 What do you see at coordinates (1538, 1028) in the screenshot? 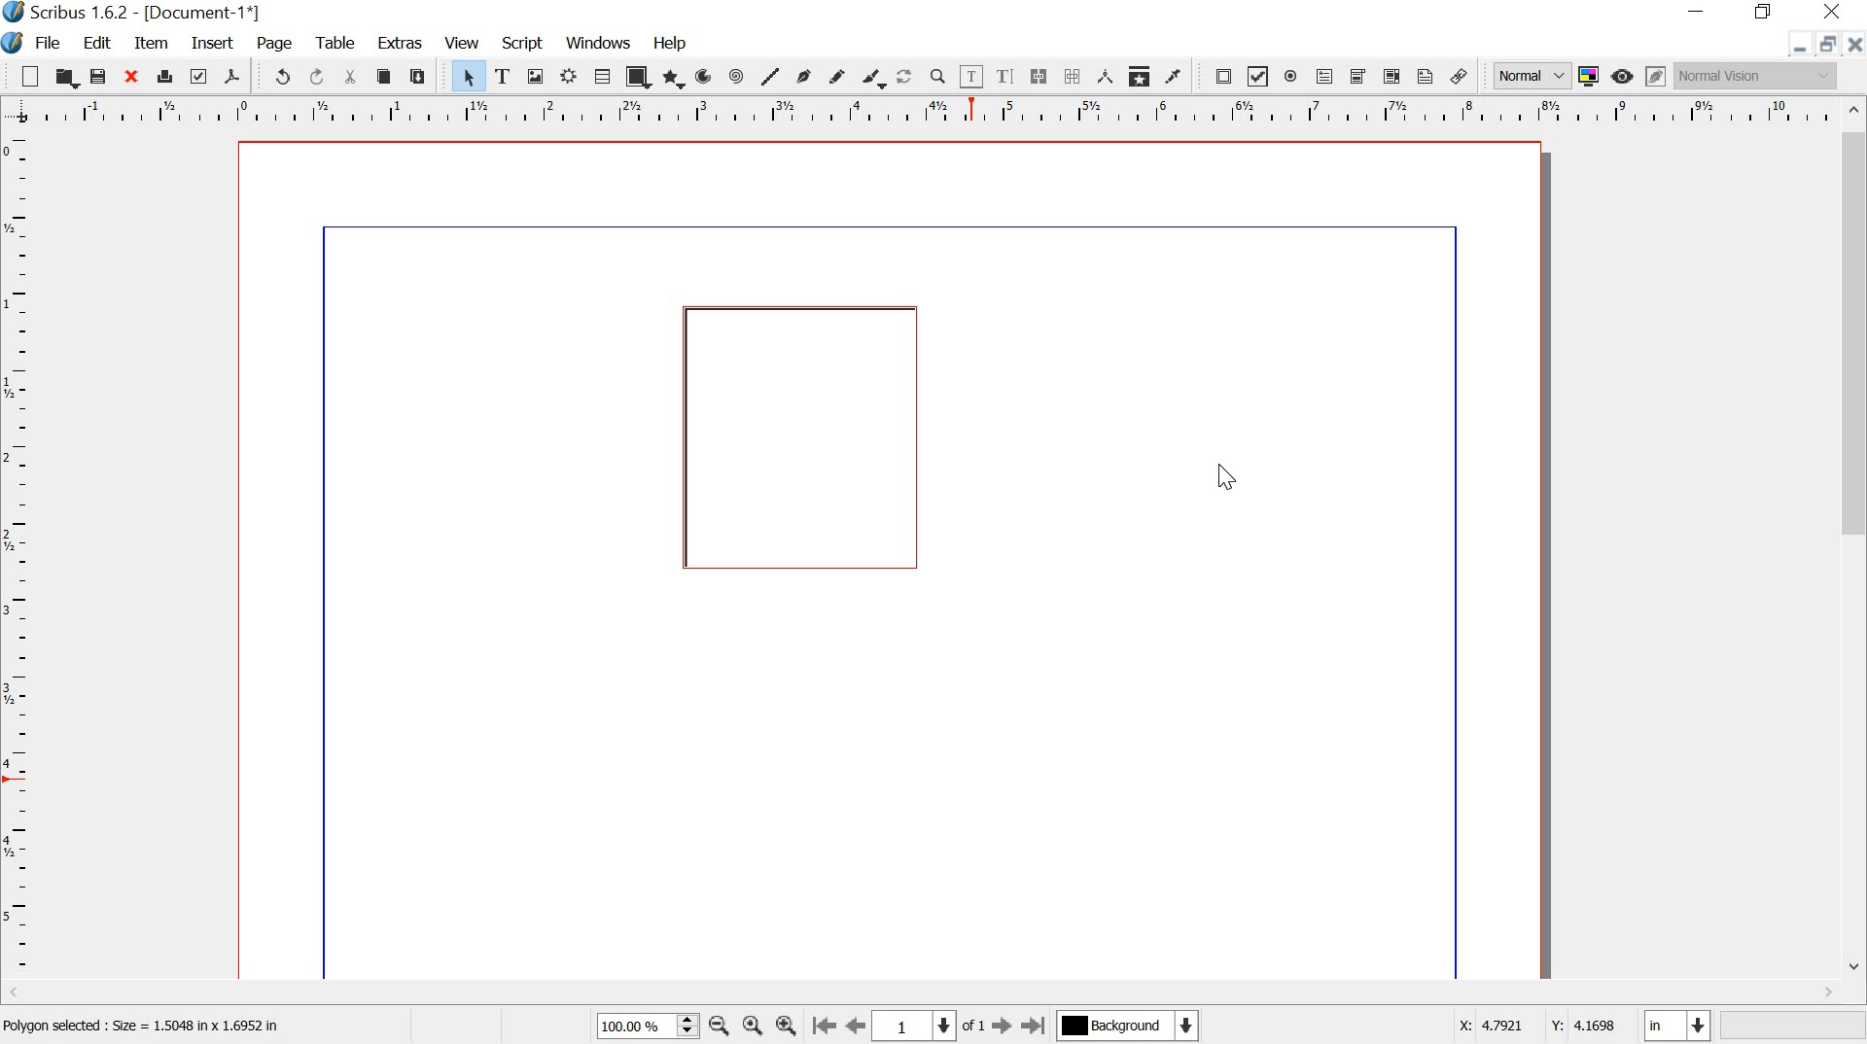
I see `X: 4.7921 Y: 4.1698` at bounding box center [1538, 1028].